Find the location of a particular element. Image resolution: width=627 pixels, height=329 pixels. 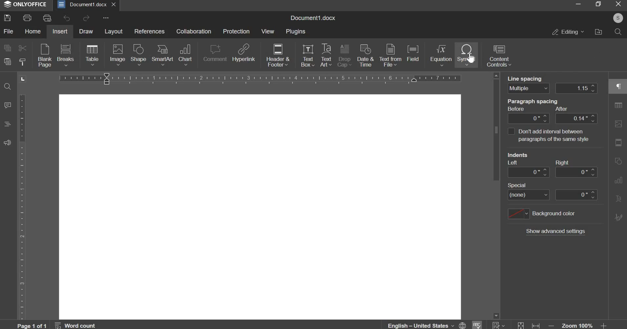

exit is located at coordinates (113, 4).